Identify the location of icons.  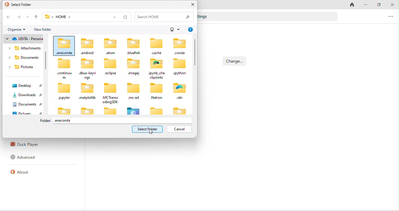
(122, 111).